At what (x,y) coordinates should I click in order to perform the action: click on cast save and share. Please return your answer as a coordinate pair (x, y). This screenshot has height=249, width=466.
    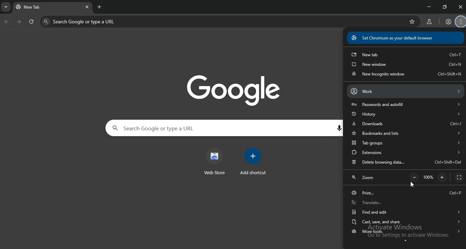
    Looking at the image, I should click on (407, 222).